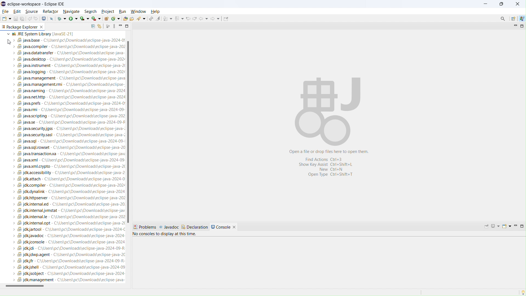 Image resolution: width=526 pixels, height=296 pixels. Describe the element at coordinates (157, 11) in the screenshot. I see `help` at that location.